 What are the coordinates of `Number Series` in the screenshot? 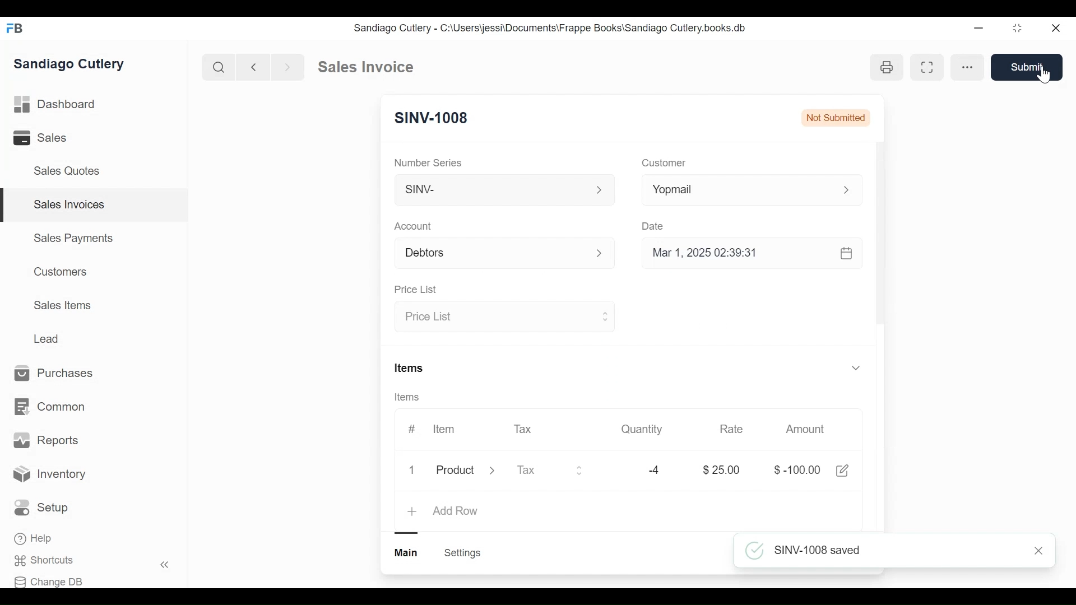 It's located at (428, 162).